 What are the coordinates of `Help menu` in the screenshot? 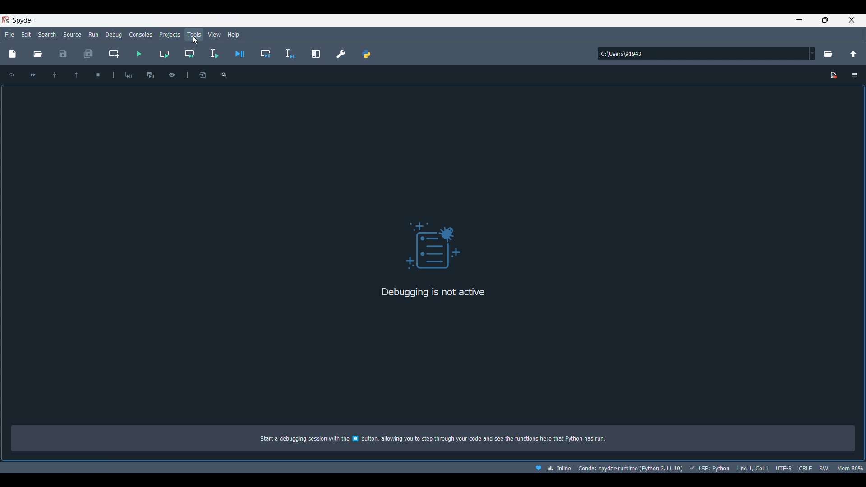 It's located at (234, 34).